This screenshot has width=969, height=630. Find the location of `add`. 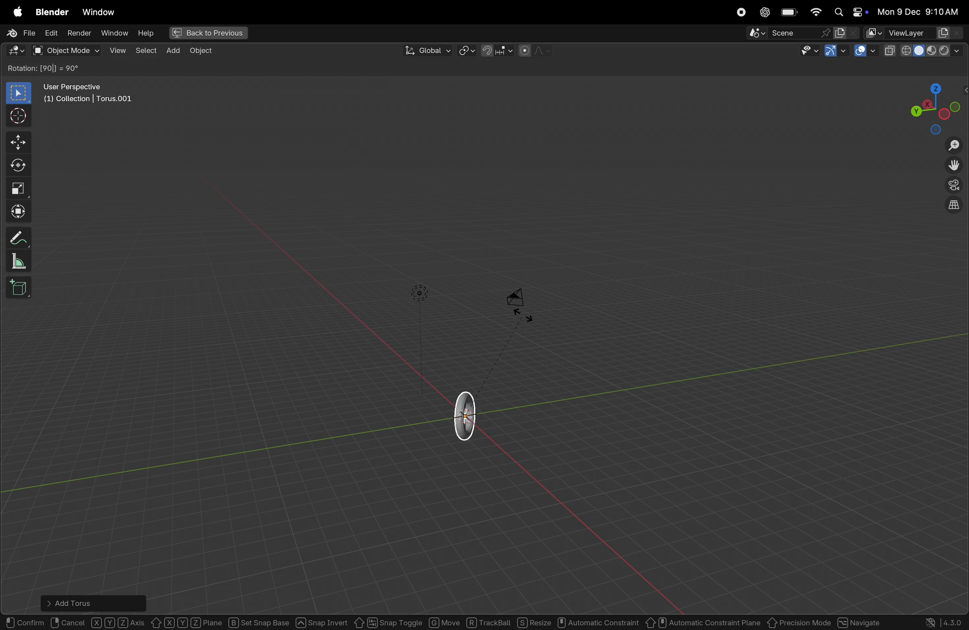

add is located at coordinates (171, 50).